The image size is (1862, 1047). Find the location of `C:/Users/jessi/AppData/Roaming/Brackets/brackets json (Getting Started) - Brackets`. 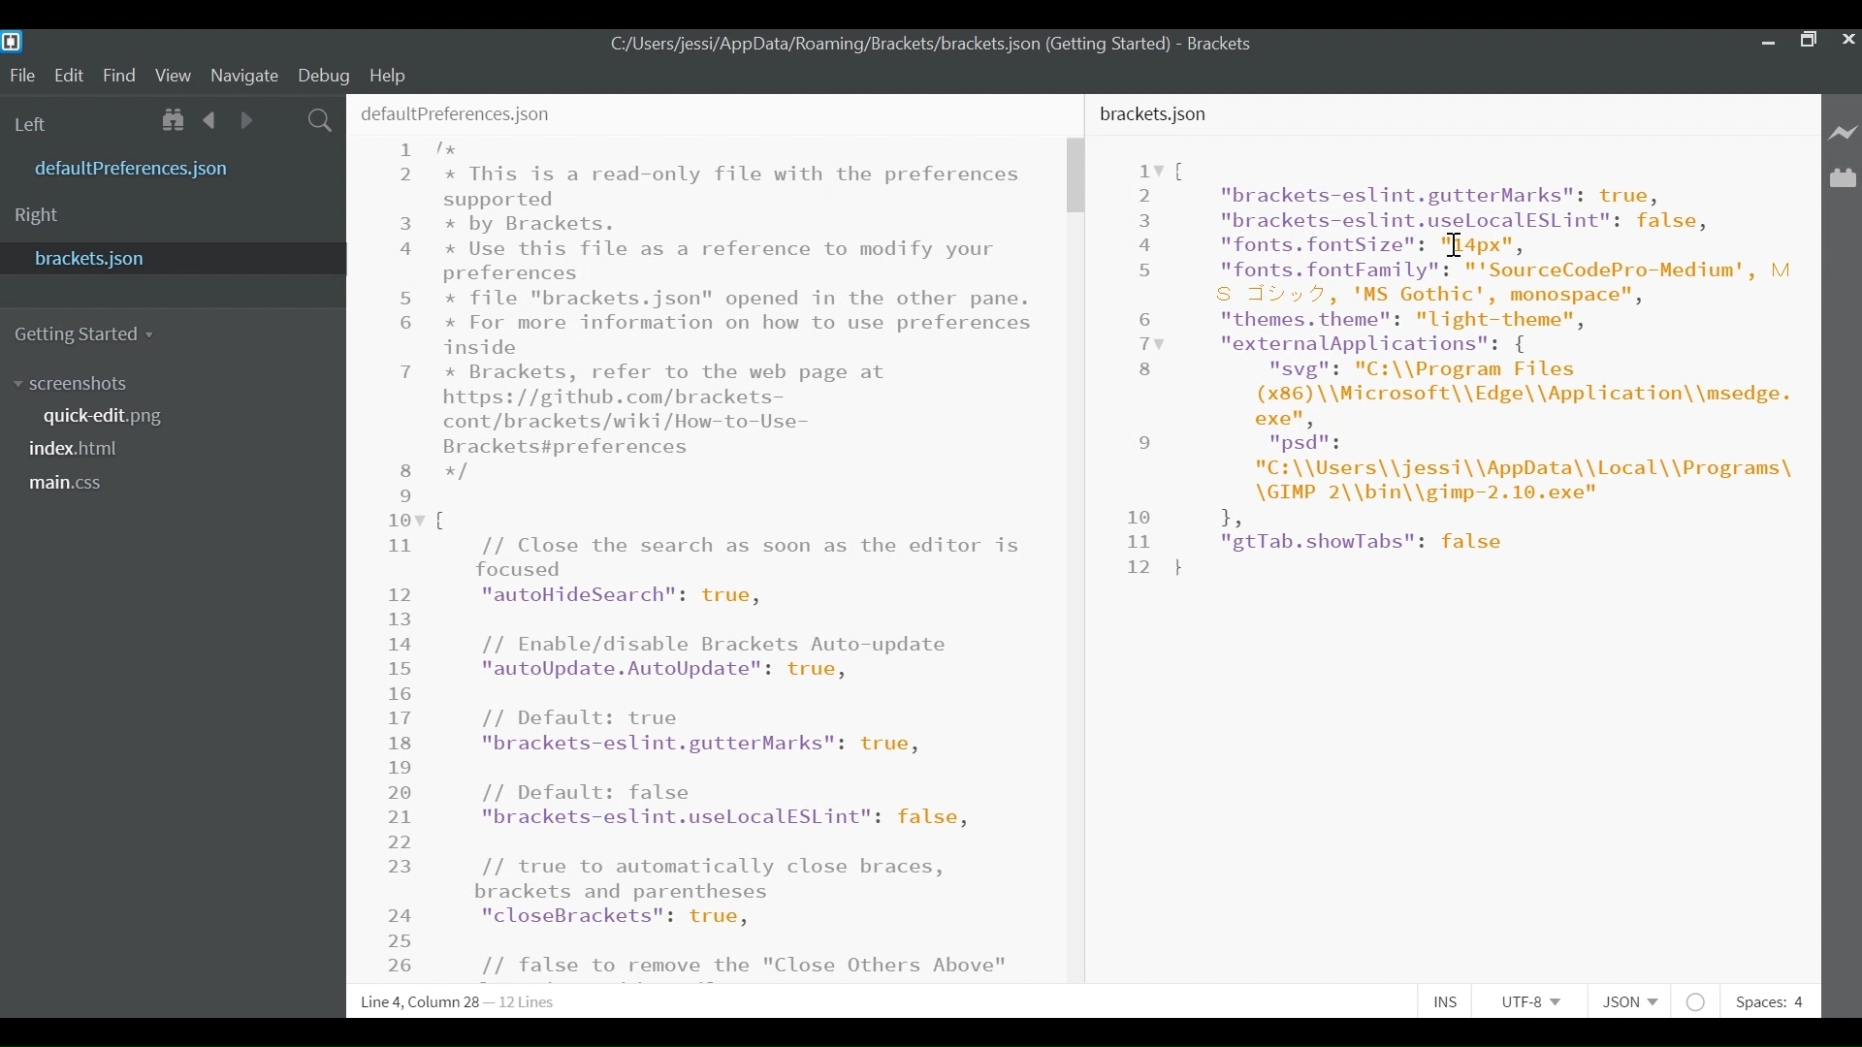

C:/Users/jessi/AppData/Roaming/Brackets/brackets json (Getting Started) - Brackets is located at coordinates (932, 44).